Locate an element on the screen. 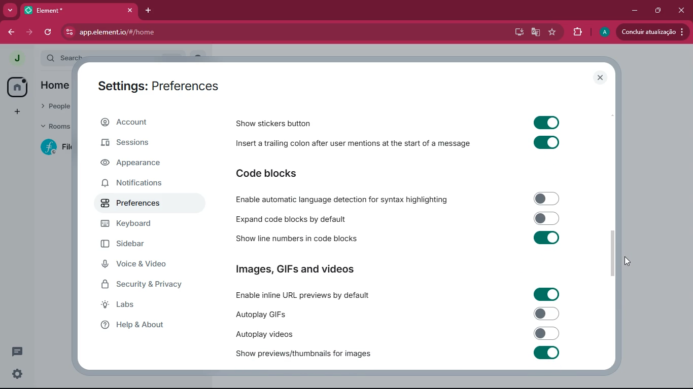 The width and height of the screenshot is (693, 389). Settings: Preferences is located at coordinates (158, 87).